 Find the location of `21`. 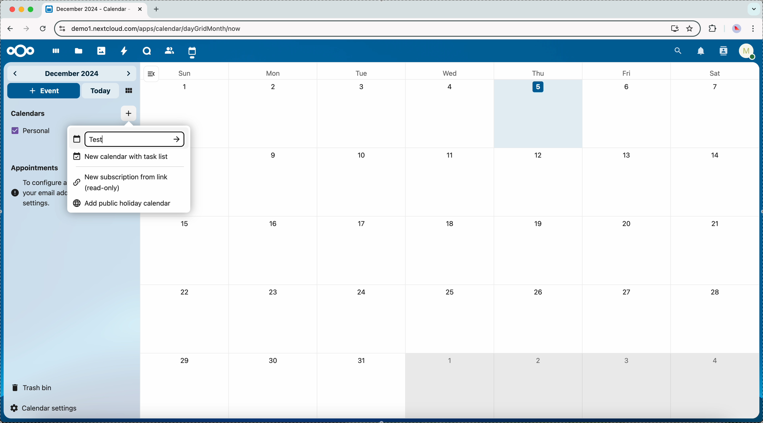

21 is located at coordinates (715, 223).